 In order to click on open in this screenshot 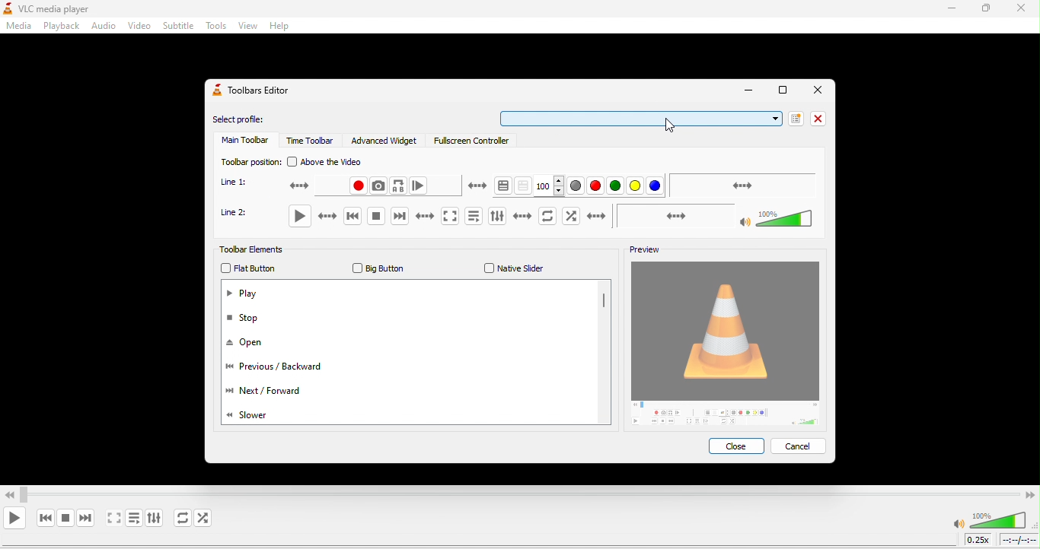, I will do `click(247, 344)`.